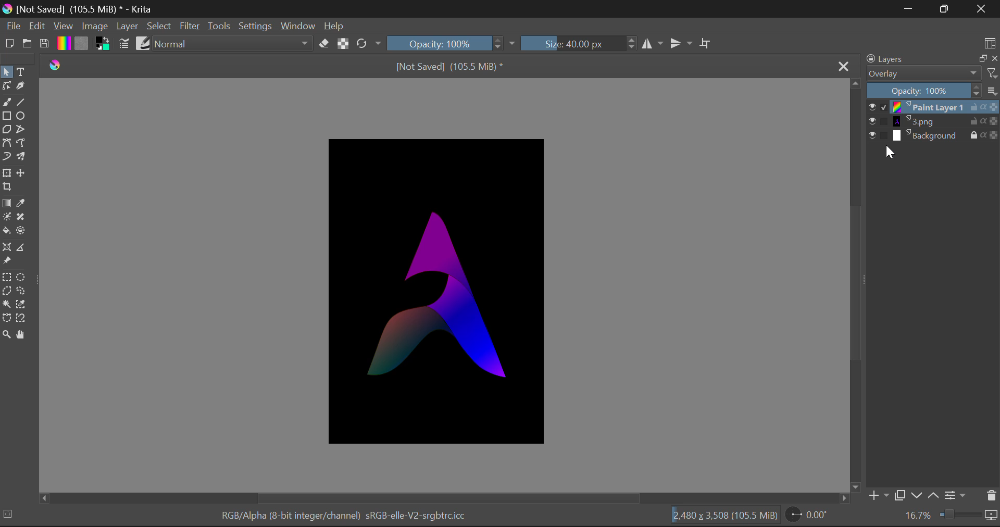  Describe the element at coordinates (7, 203) in the screenshot. I see `Gradient Fill` at that location.